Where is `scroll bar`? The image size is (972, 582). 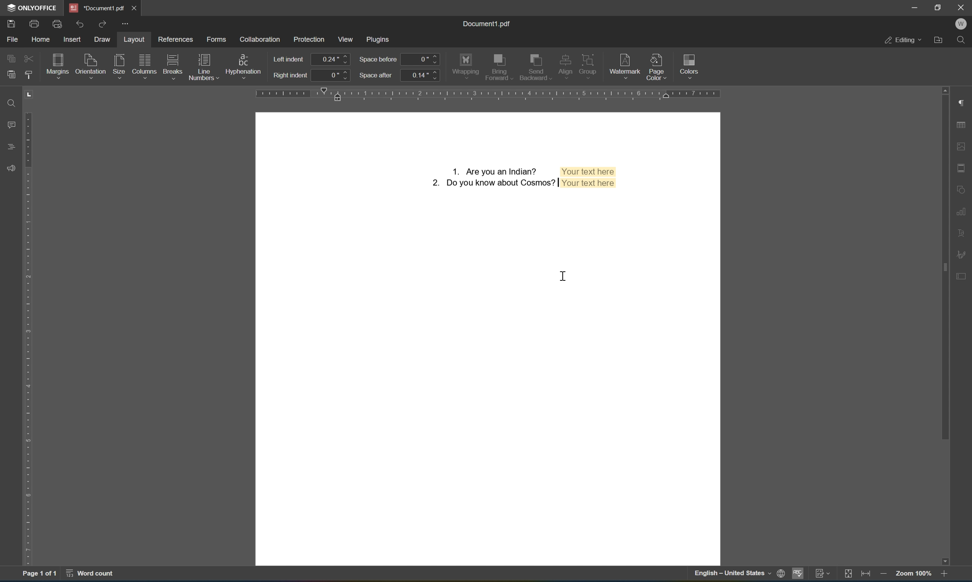 scroll bar is located at coordinates (946, 263).